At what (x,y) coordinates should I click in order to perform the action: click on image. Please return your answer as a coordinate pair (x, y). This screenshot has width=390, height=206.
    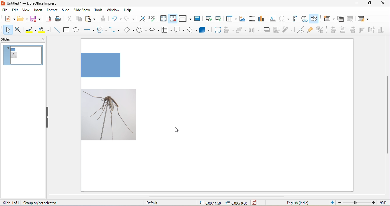
    Looking at the image, I should click on (243, 19).